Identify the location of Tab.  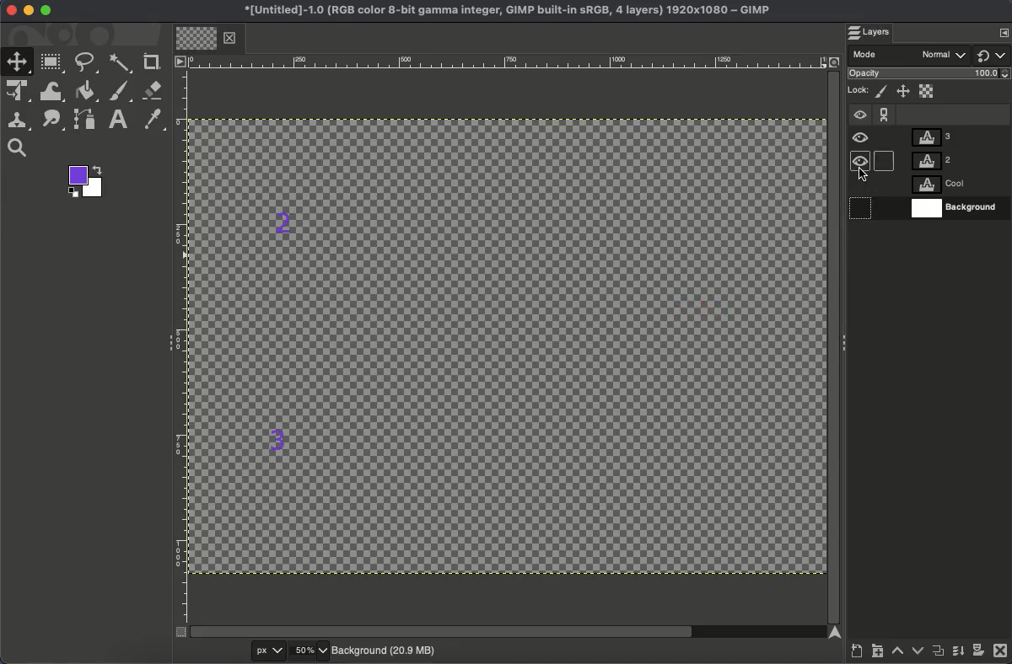
(205, 39).